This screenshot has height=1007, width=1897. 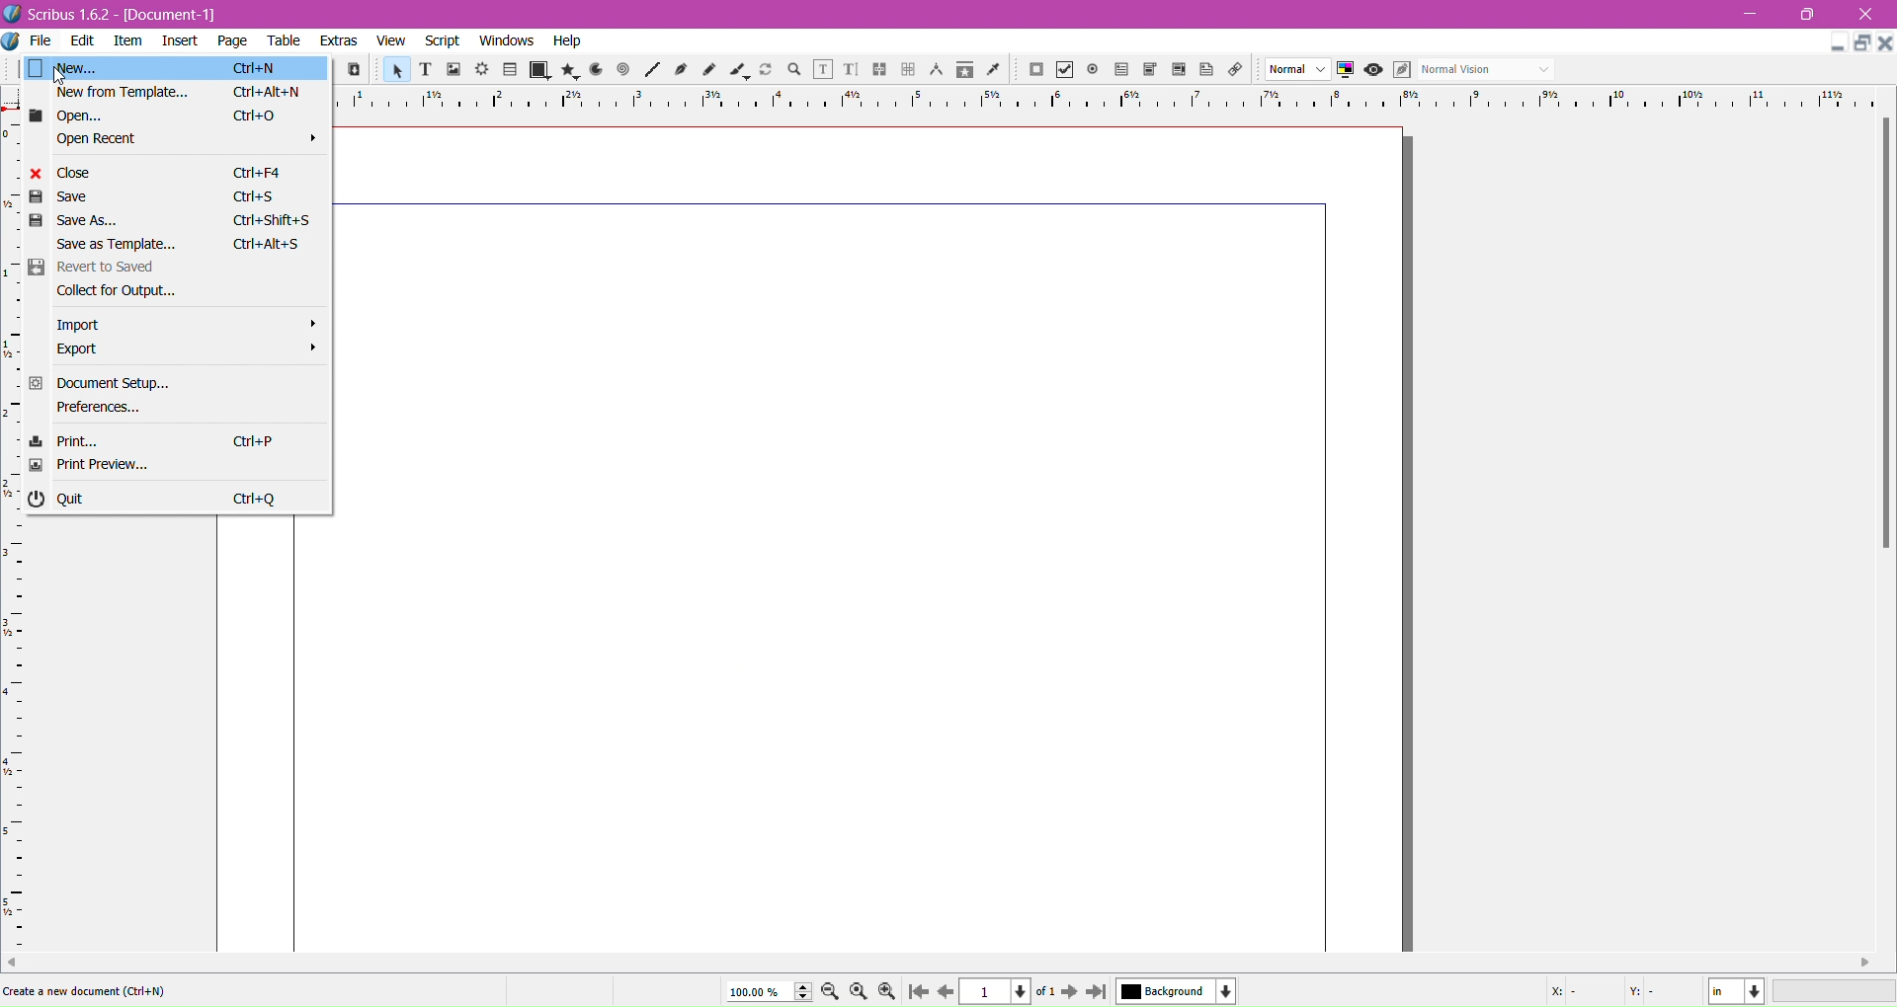 I want to click on next, so click(x=1071, y=994).